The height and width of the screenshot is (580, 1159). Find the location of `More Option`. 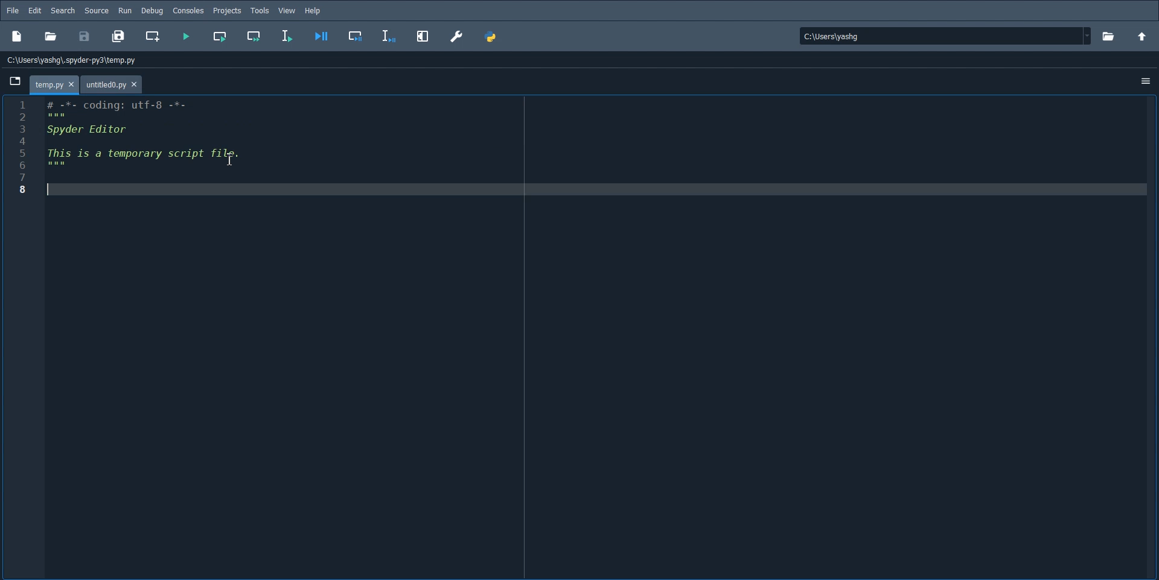

More Option is located at coordinates (1145, 83).